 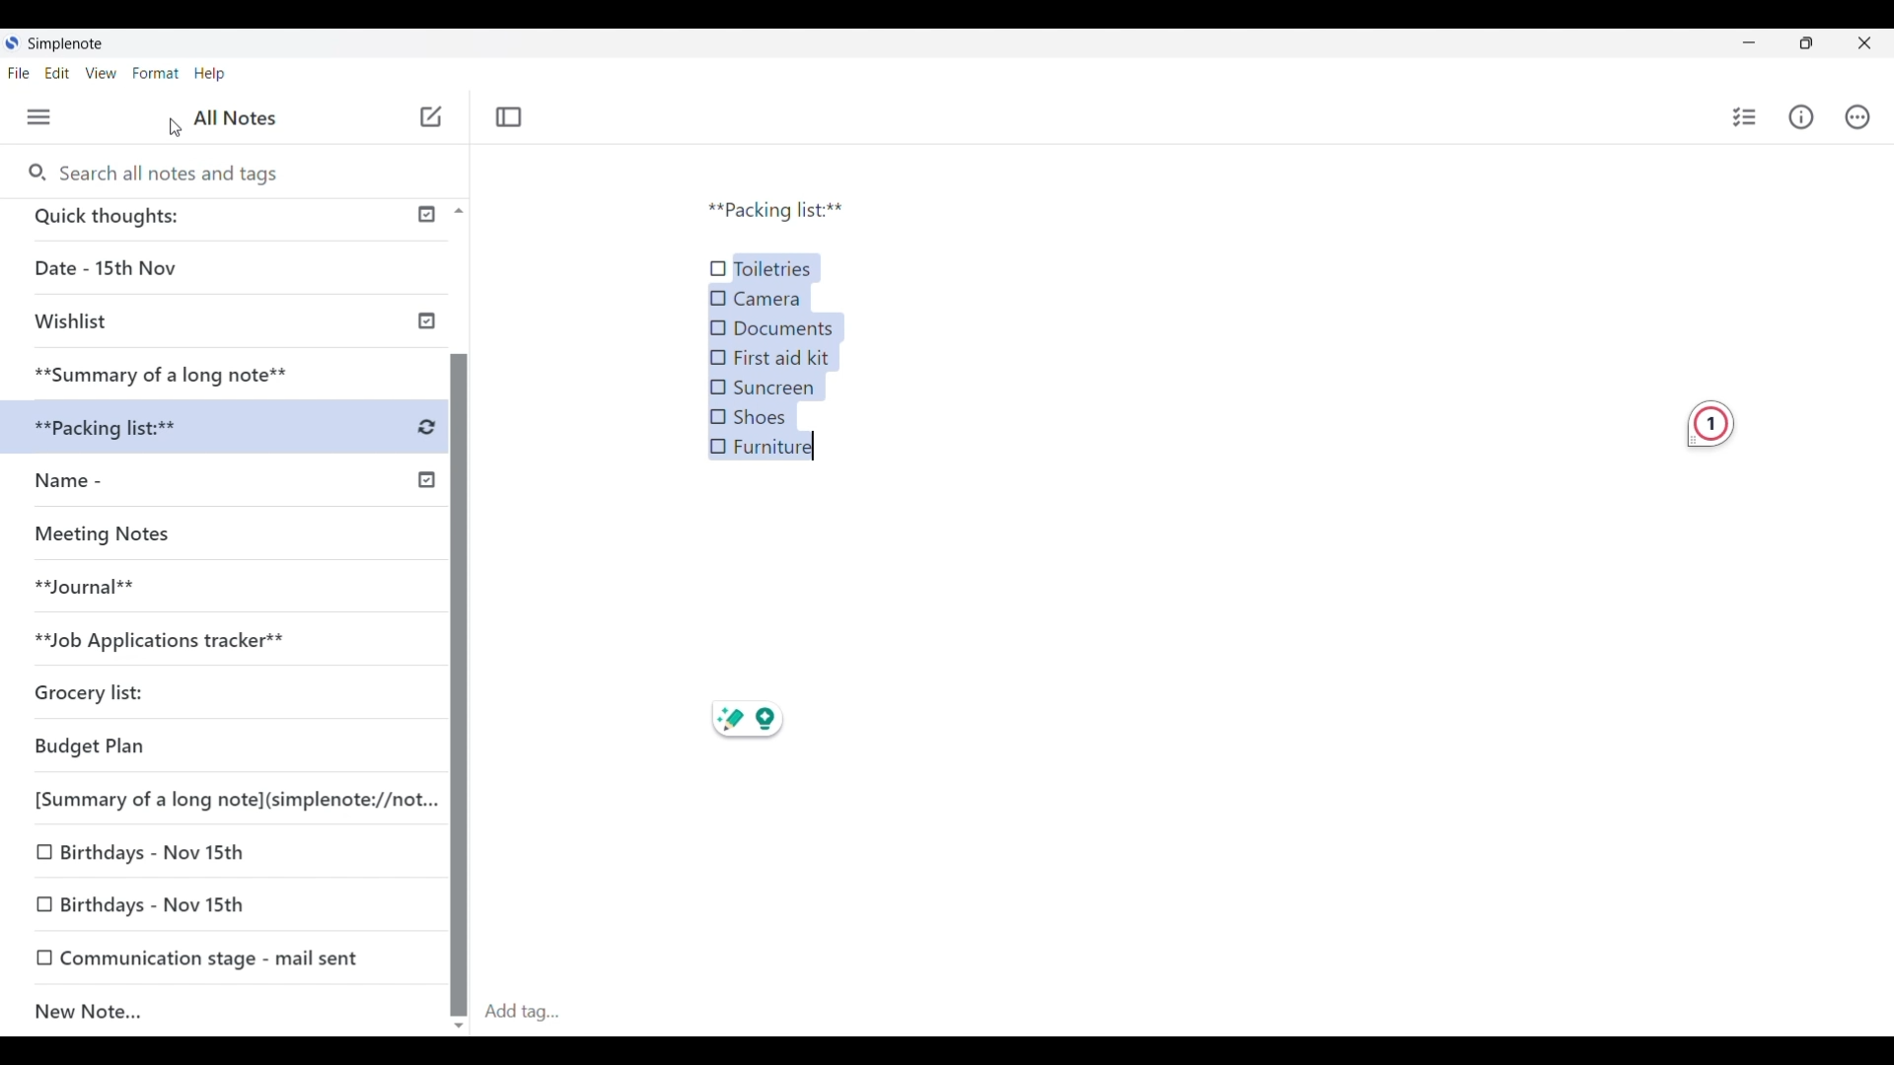 What do you see at coordinates (1711, 424) in the screenshot?
I see `Grammarly extension` at bounding box center [1711, 424].